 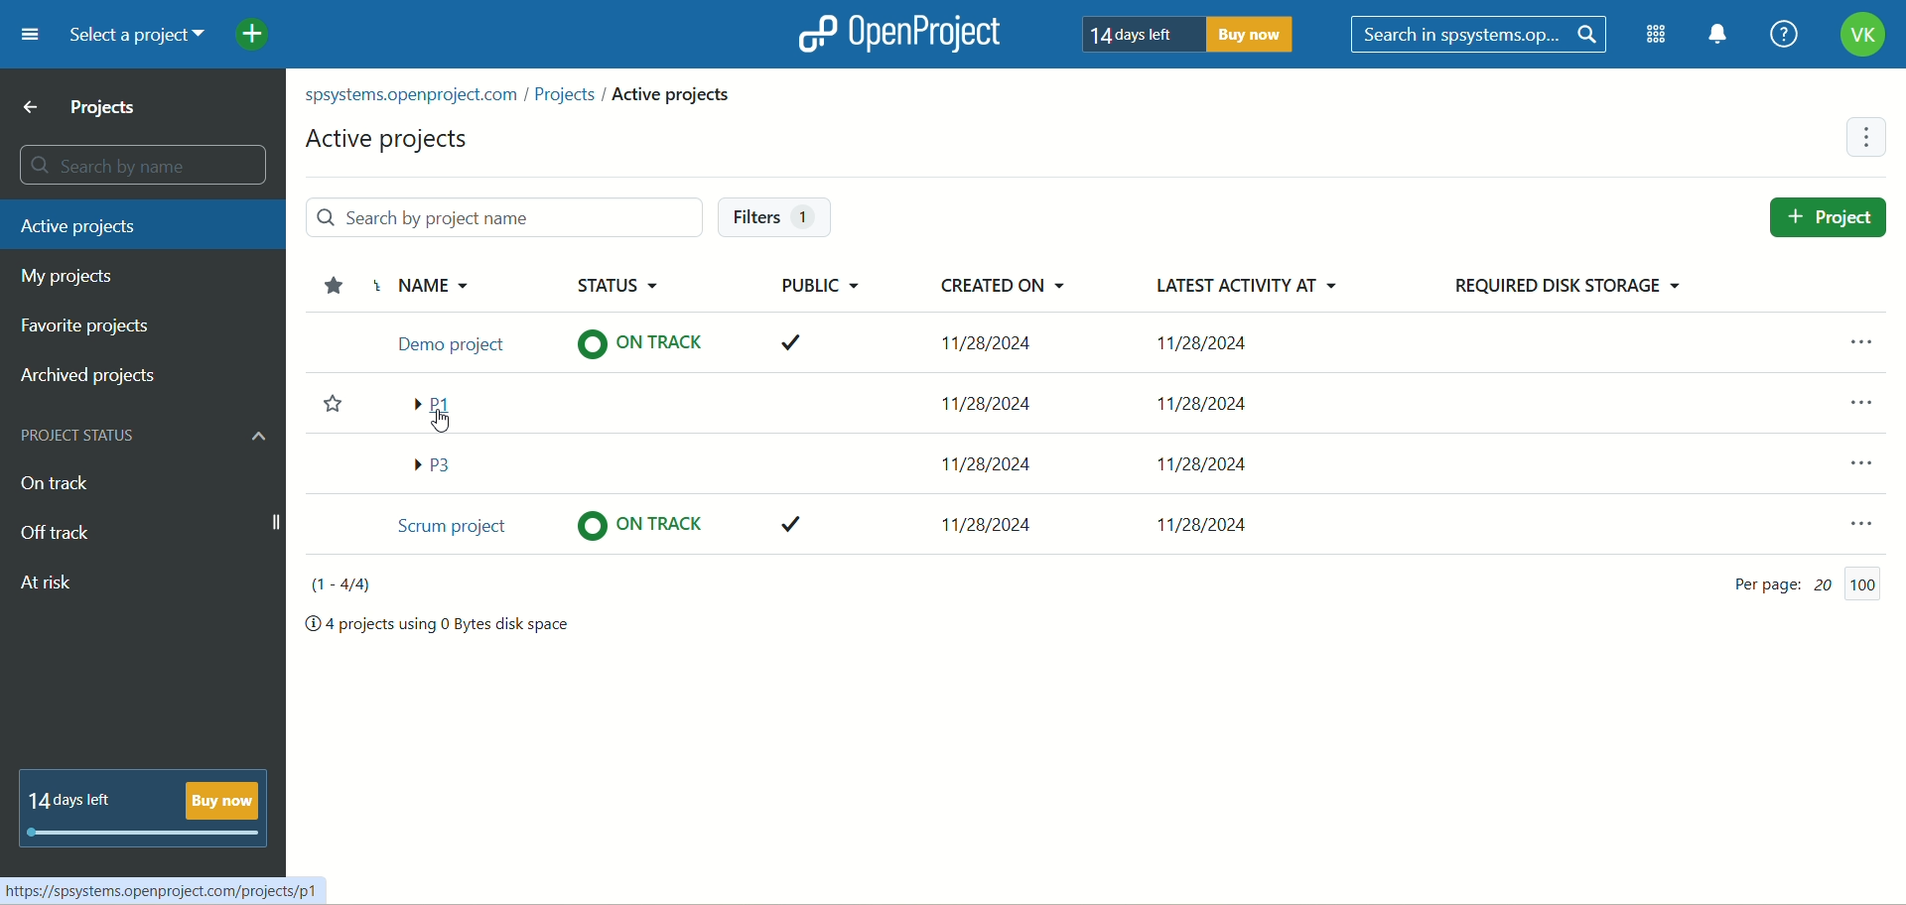 What do you see at coordinates (1832, 216) in the screenshot?
I see `project` at bounding box center [1832, 216].